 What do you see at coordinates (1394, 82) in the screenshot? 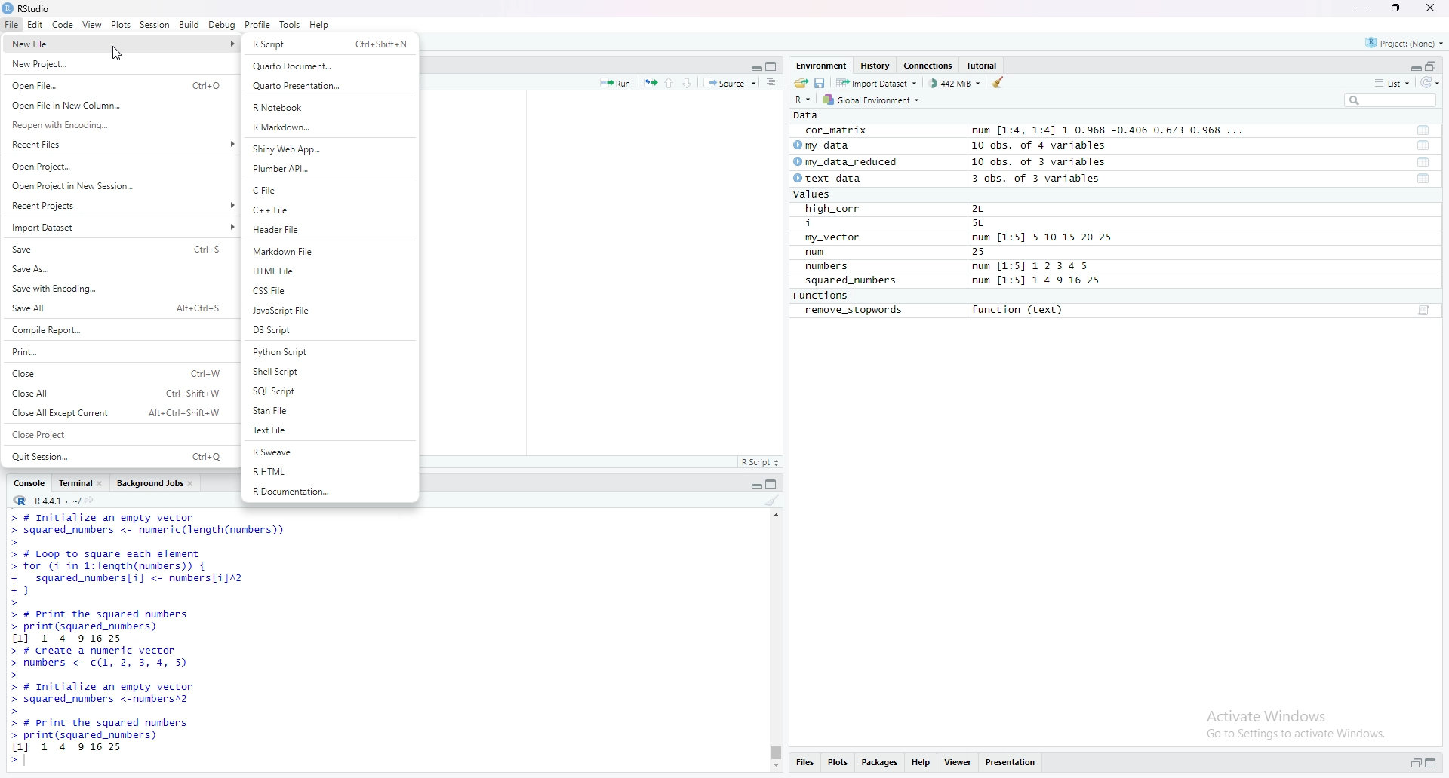
I see `List` at bounding box center [1394, 82].